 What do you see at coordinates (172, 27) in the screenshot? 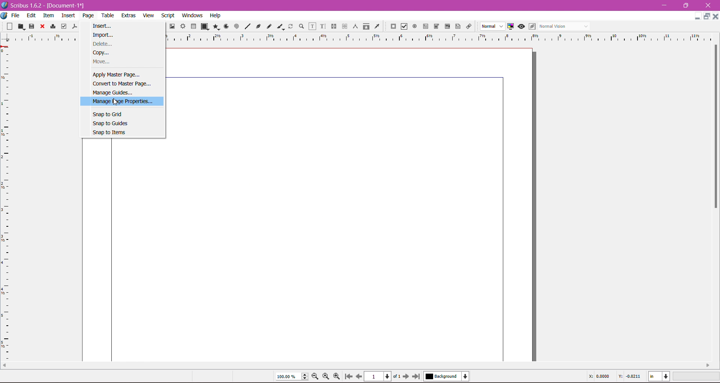
I see `Image Frame` at bounding box center [172, 27].